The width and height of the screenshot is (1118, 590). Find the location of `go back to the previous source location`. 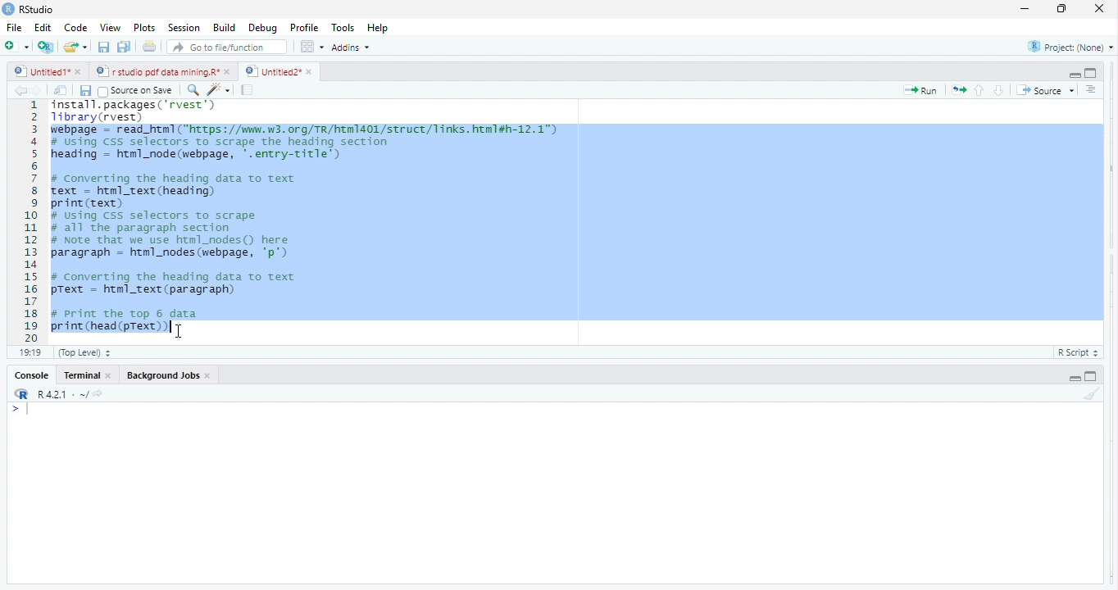

go back to the previous source location is located at coordinates (20, 90).